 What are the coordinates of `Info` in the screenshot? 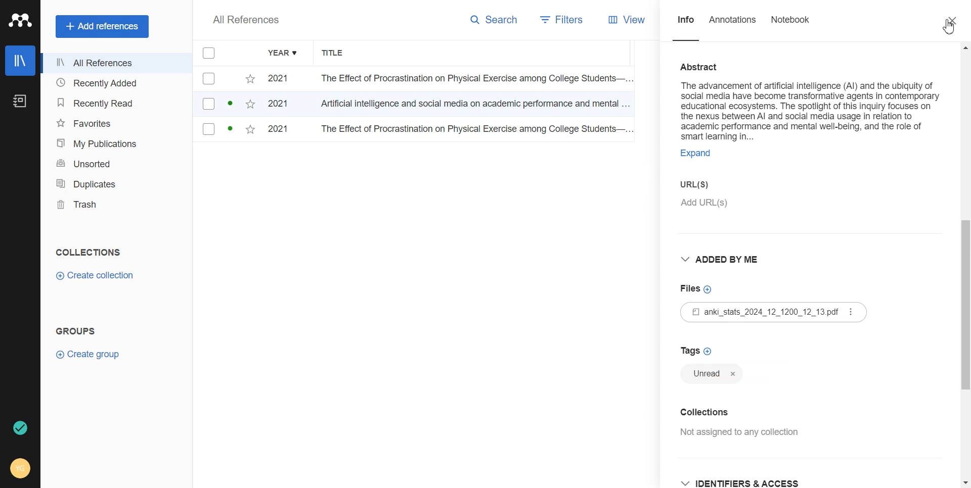 It's located at (686, 25).